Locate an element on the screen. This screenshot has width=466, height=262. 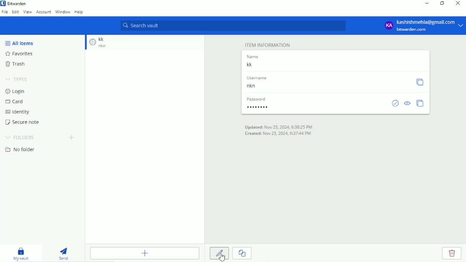
Identity is located at coordinates (17, 112).